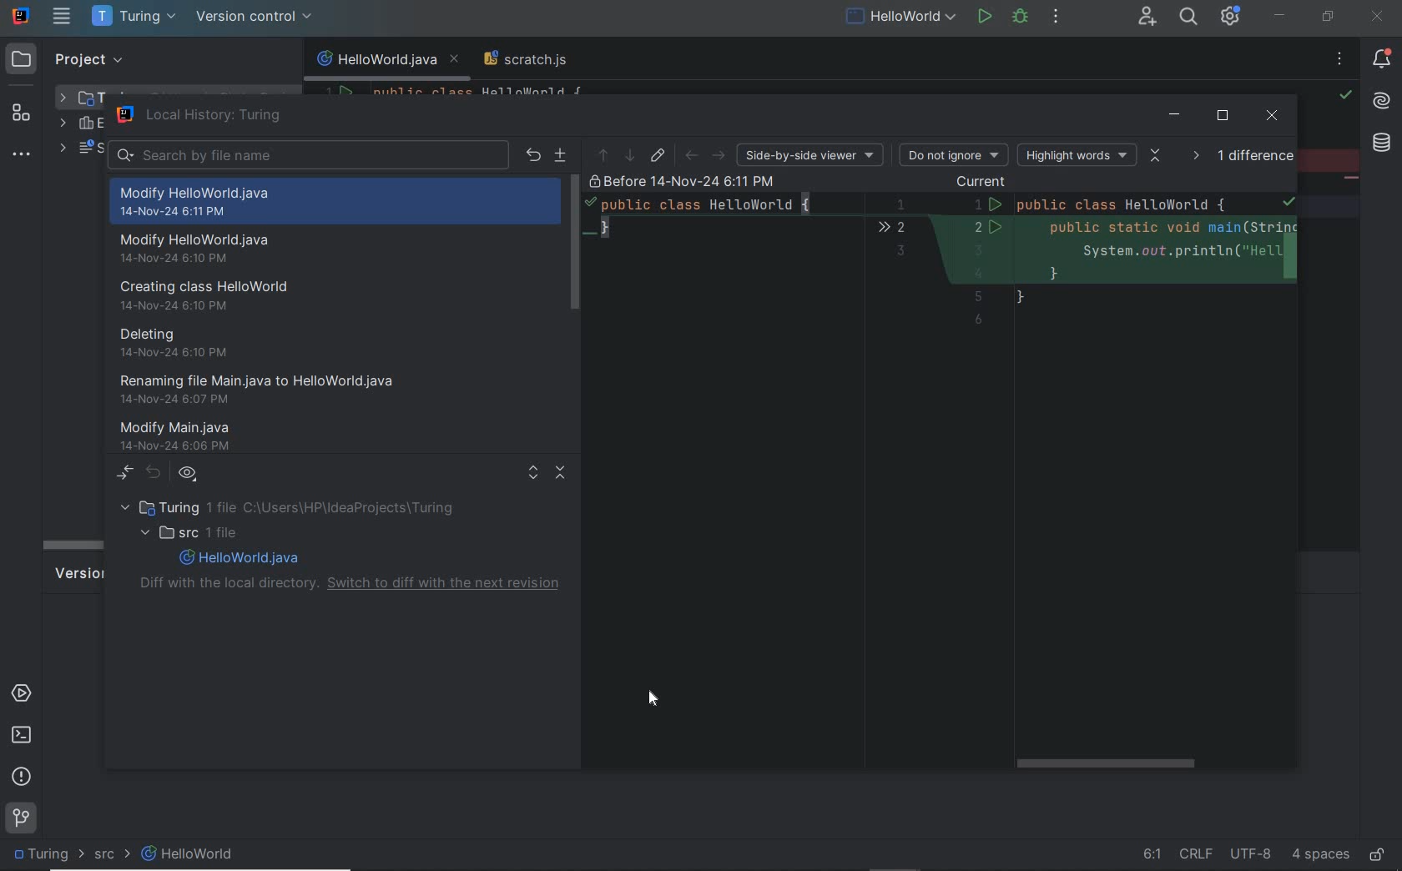  What do you see at coordinates (1148, 16) in the screenshot?
I see `code with me` at bounding box center [1148, 16].